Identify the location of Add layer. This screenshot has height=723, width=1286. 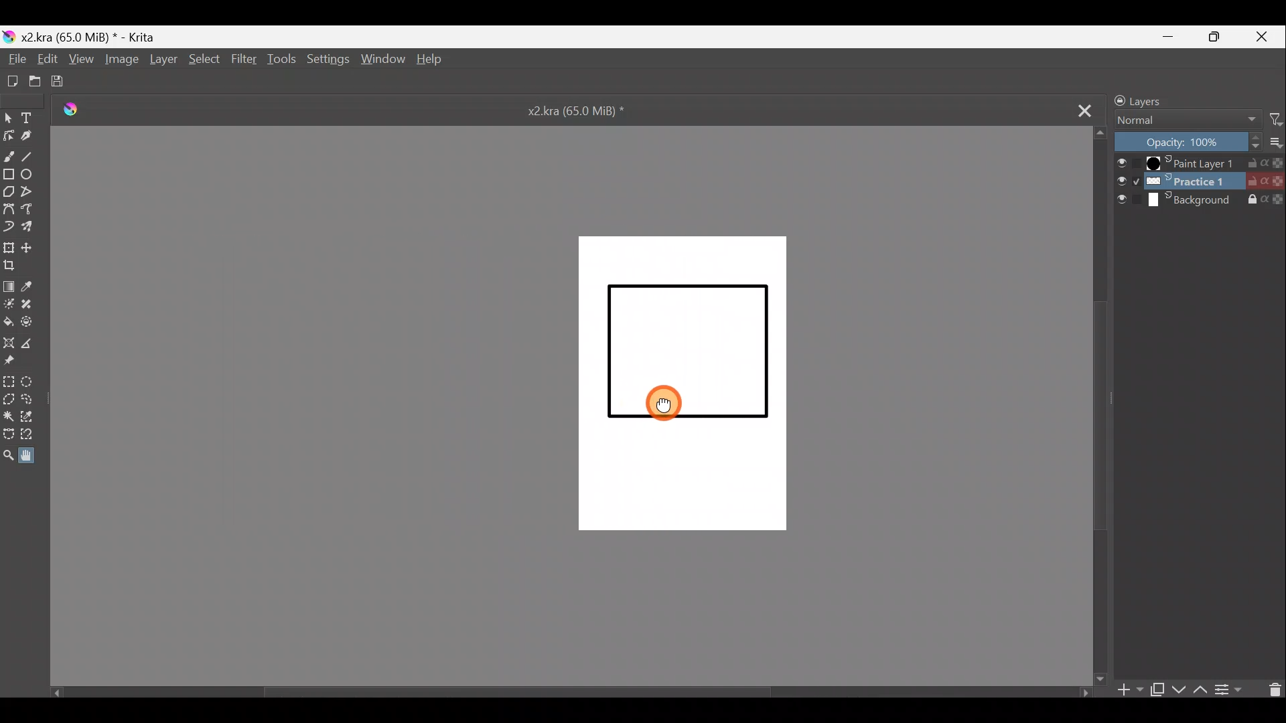
(1125, 690).